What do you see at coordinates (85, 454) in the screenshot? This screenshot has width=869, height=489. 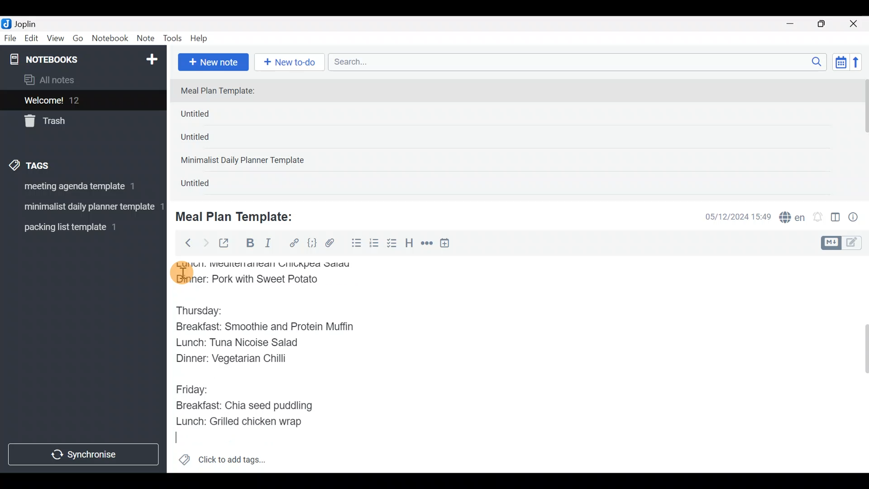 I see `Synchronize` at bounding box center [85, 454].